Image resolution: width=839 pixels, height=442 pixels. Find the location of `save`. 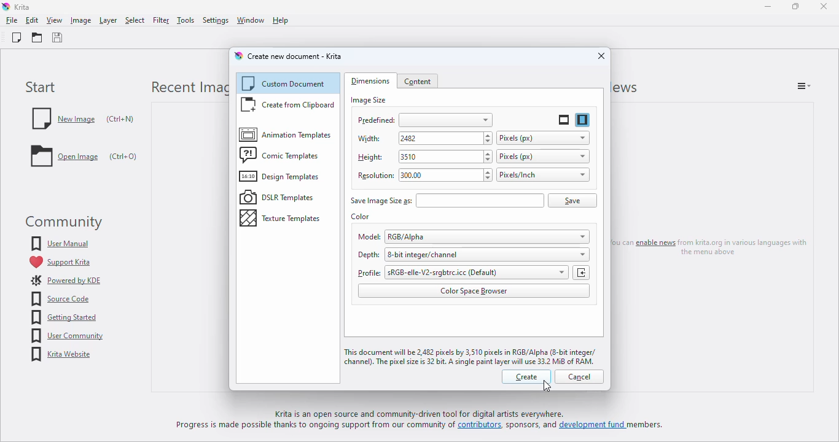

save is located at coordinates (572, 201).